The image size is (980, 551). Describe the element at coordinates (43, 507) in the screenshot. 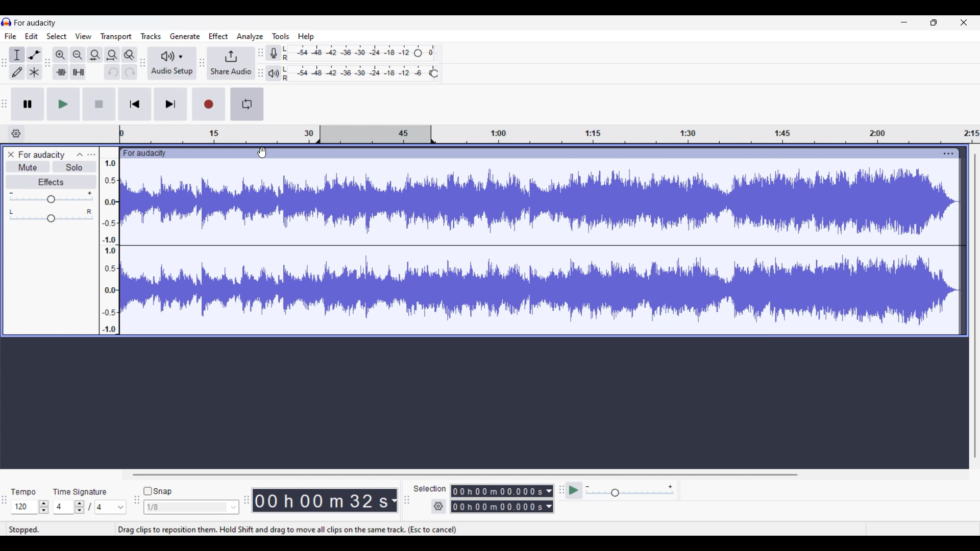

I see `Increase/Decrease tempo` at that location.